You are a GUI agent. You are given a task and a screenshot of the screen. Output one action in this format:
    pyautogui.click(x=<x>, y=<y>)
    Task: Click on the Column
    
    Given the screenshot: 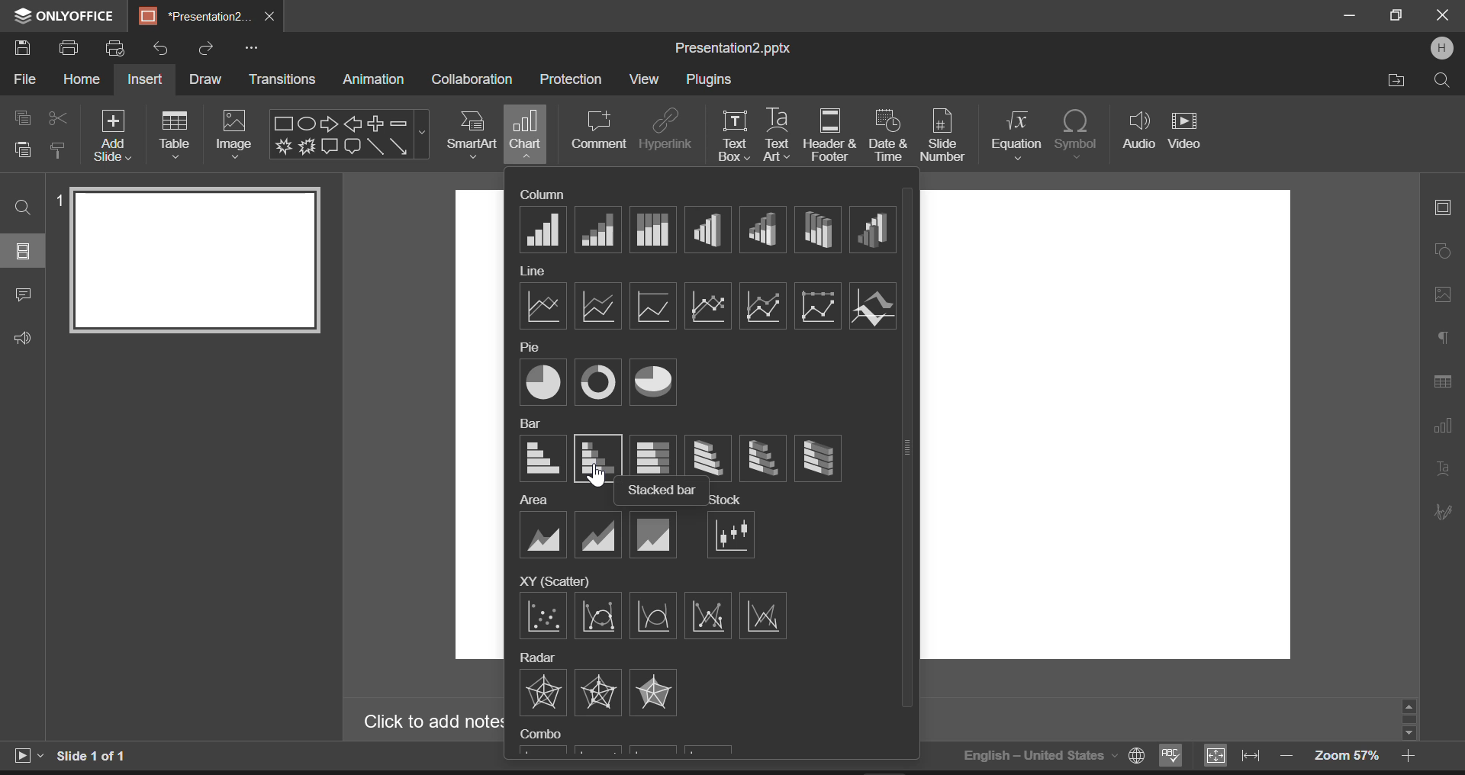 What is the action you would take?
    pyautogui.click(x=542, y=194)
    